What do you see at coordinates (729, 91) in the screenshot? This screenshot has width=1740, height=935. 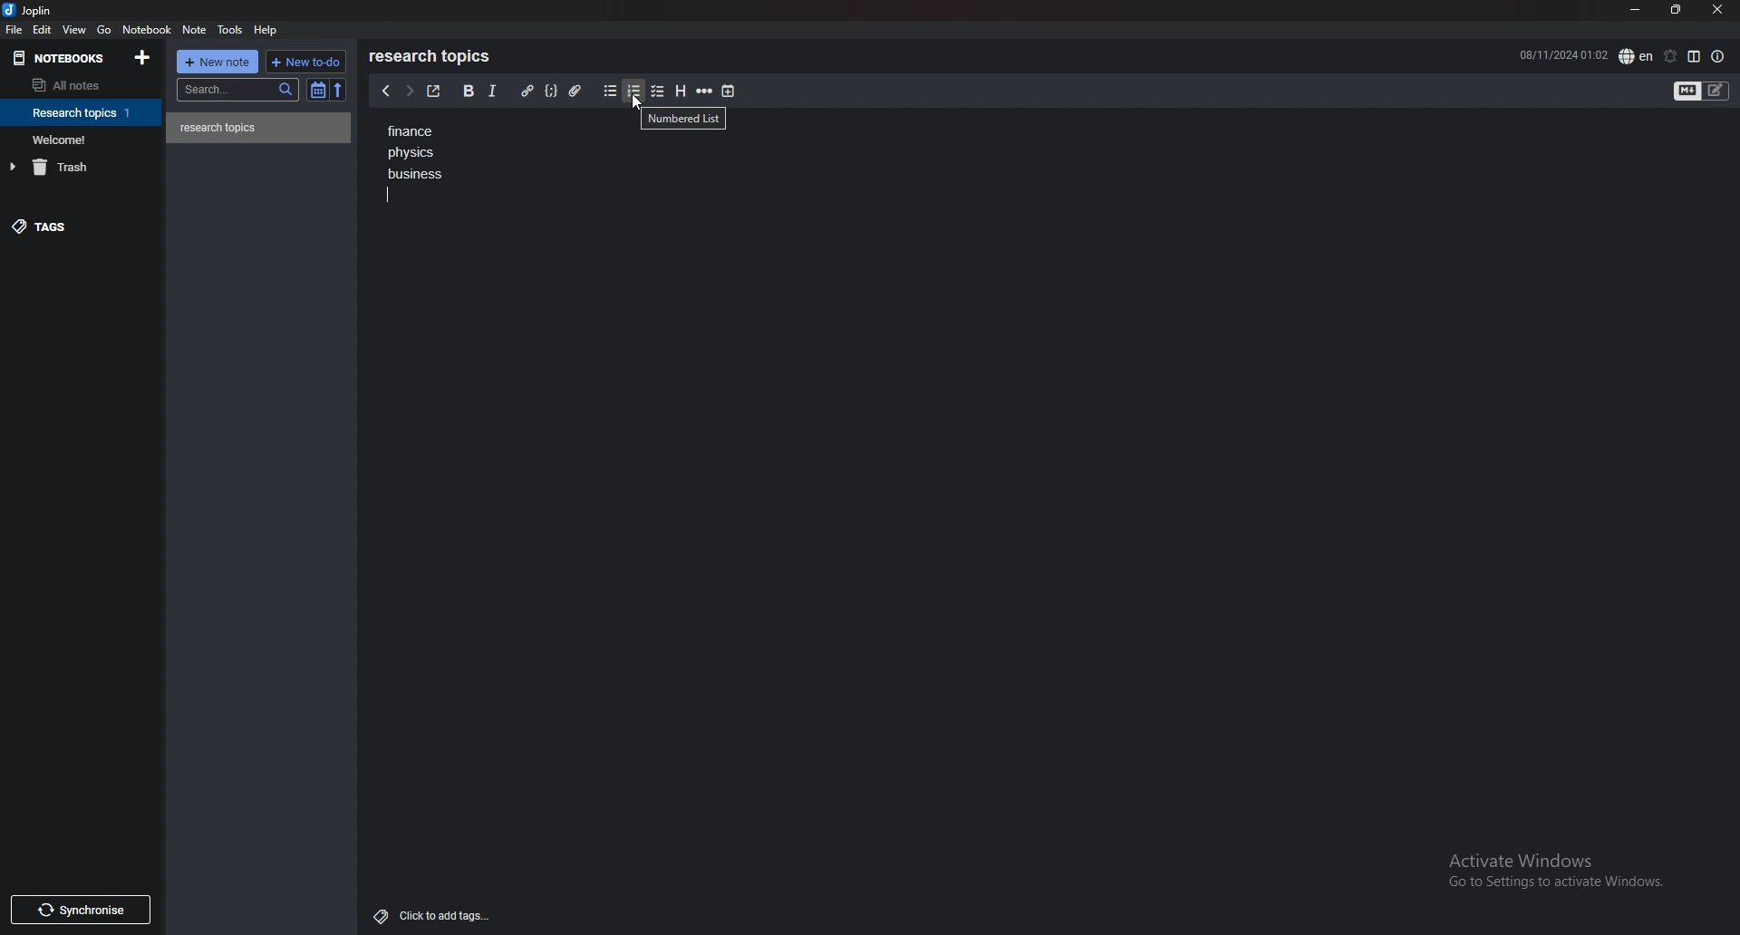 I see `add time` at bounding box center [729, 91].